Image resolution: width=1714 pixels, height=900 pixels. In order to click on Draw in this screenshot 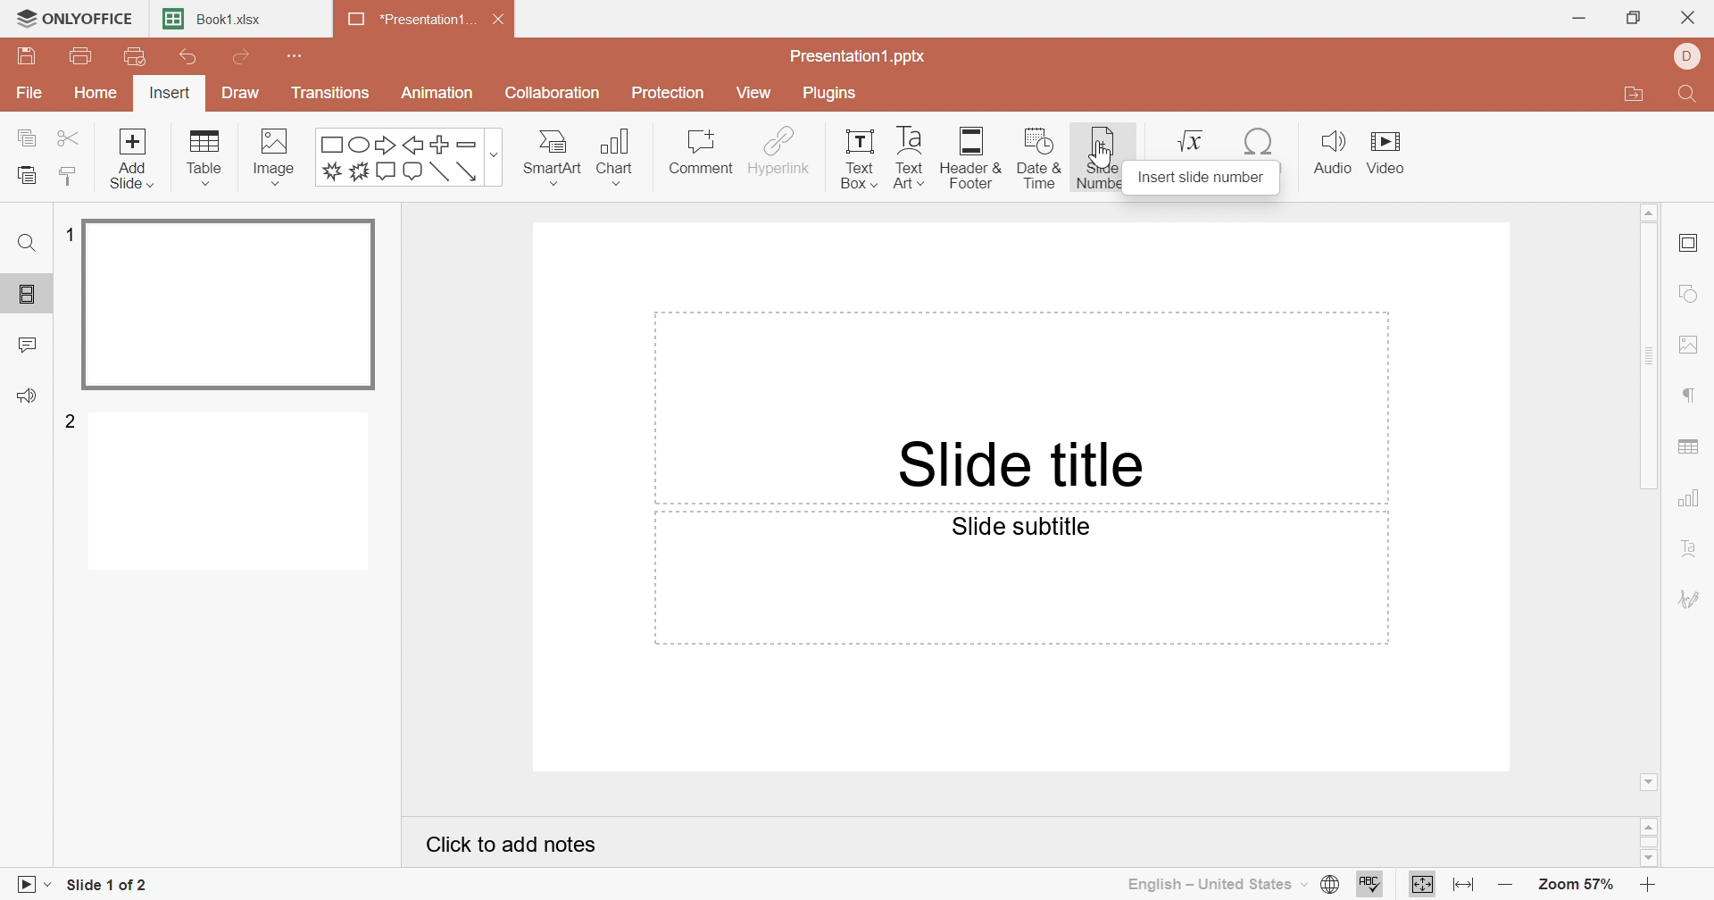, I will do `click(237, 93)`.